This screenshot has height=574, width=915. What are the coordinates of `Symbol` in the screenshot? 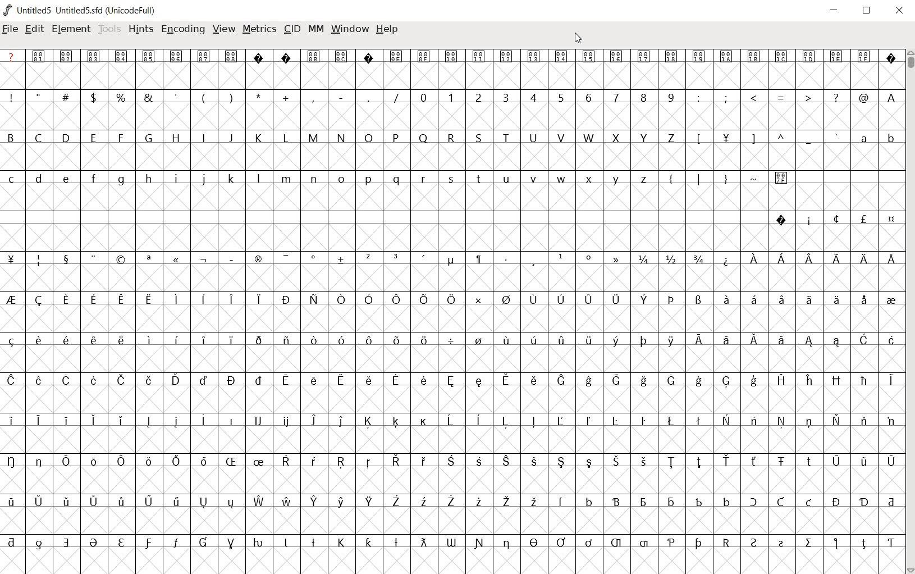 It's located at (450, 462).